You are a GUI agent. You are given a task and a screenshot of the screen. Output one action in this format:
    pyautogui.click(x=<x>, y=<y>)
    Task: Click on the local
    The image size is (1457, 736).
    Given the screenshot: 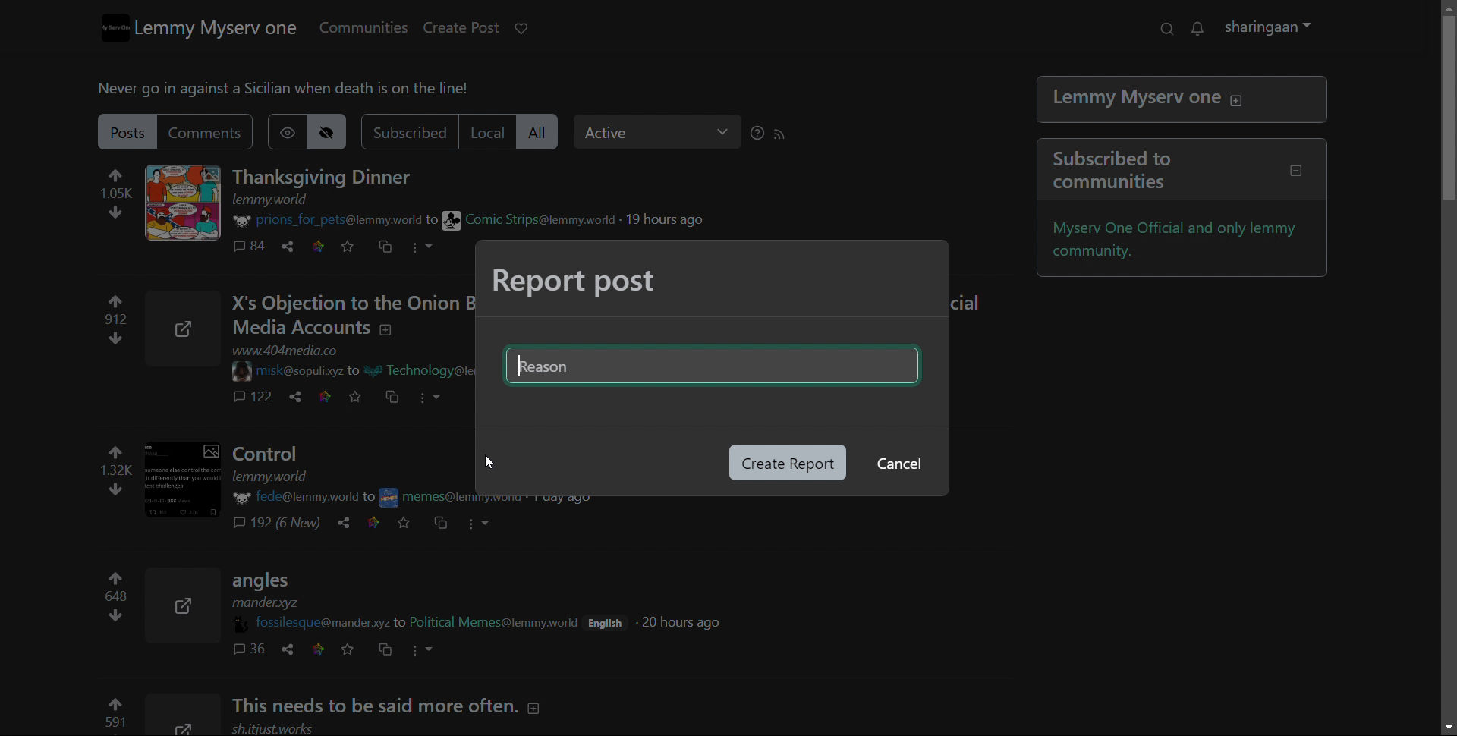 What is the action you would take?
    pyautogui.click(x=495, y=131)
    